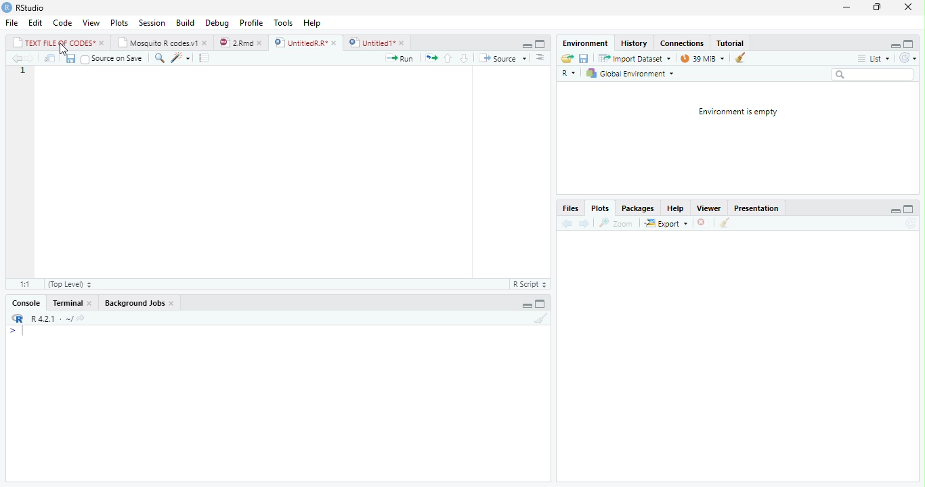 The image size is (925, 487). Describe the element at coordinates (682, 43) in the screenshot. I see `Connections` at that location.